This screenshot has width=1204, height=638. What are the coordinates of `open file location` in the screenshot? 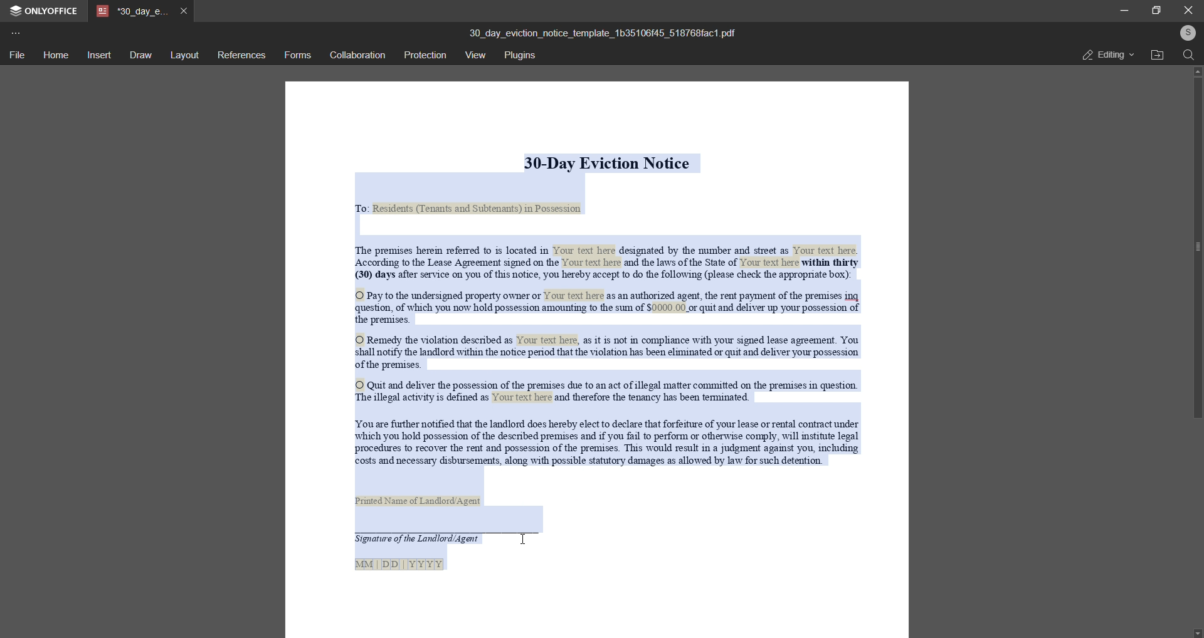 It's located at (1157, 55).